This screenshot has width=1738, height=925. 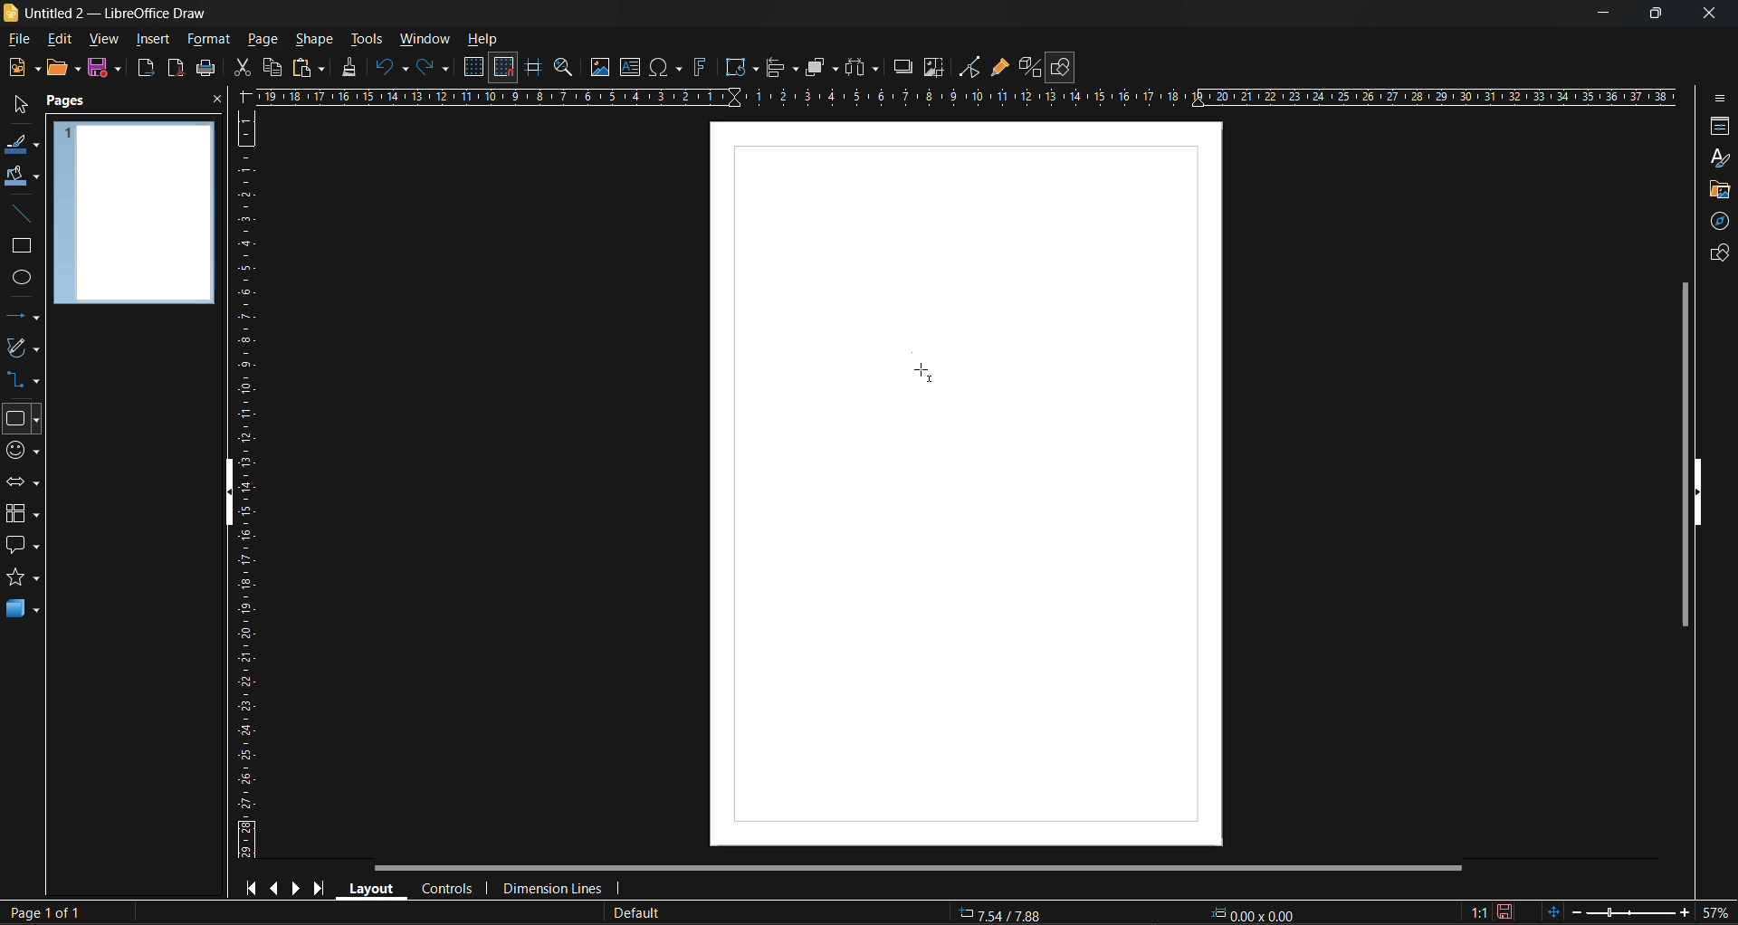 What do you see at coordinates (1684, 914) in the screenshot?
I see `zoom in` at bounding box center [1684, 914].